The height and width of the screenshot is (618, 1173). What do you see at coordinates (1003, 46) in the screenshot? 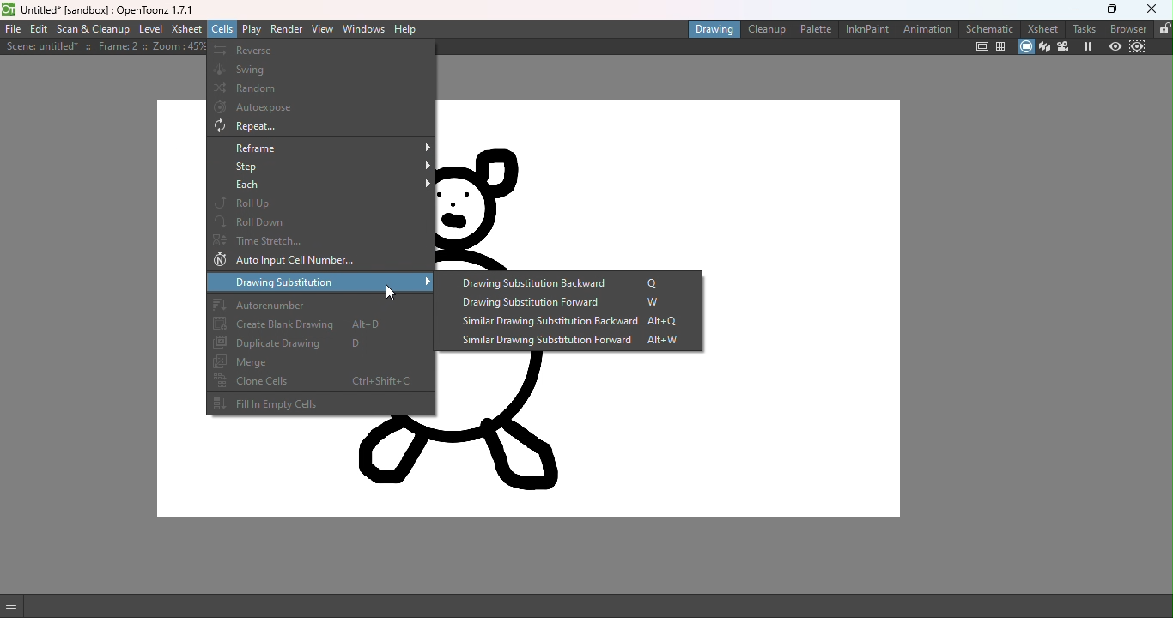
I see `Field guide` at bounding box center [1003, 46].